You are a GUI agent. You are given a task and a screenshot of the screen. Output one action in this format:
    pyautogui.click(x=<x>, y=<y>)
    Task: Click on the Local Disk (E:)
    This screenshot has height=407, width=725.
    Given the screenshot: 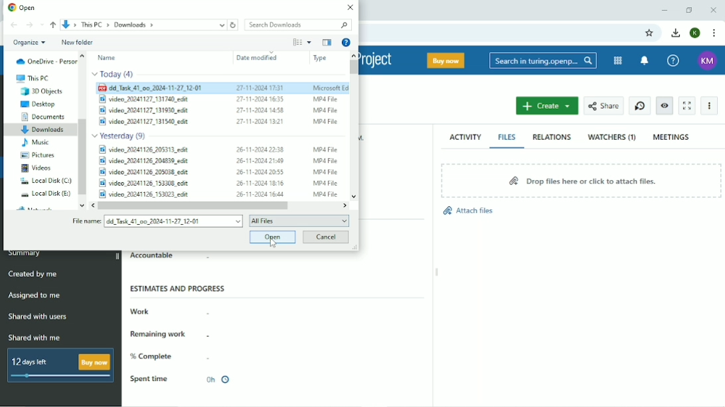 What is the action you would take?
    pyautogui.click(x=46, y=194)
    